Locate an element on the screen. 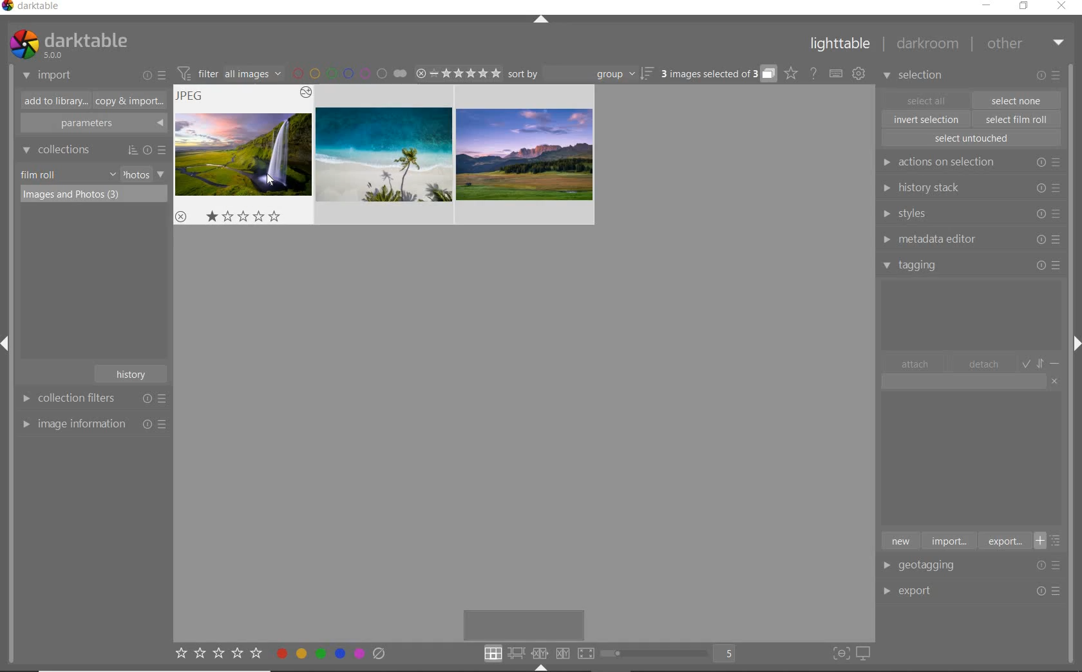 Image resolution: width=1082 pixels, height=672 pixels. history is located at coordinates (133, 373).